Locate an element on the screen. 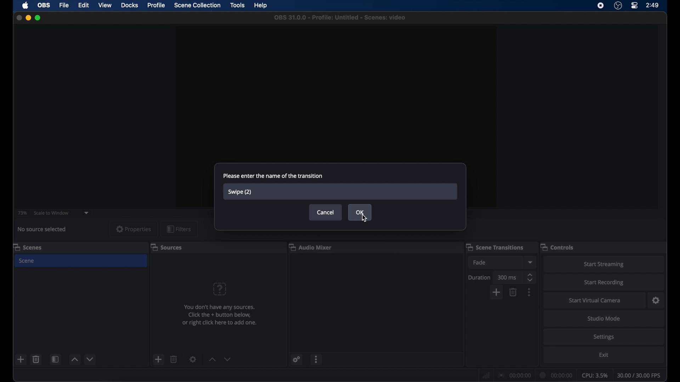  scale to window is located at coordinates (52, 213).